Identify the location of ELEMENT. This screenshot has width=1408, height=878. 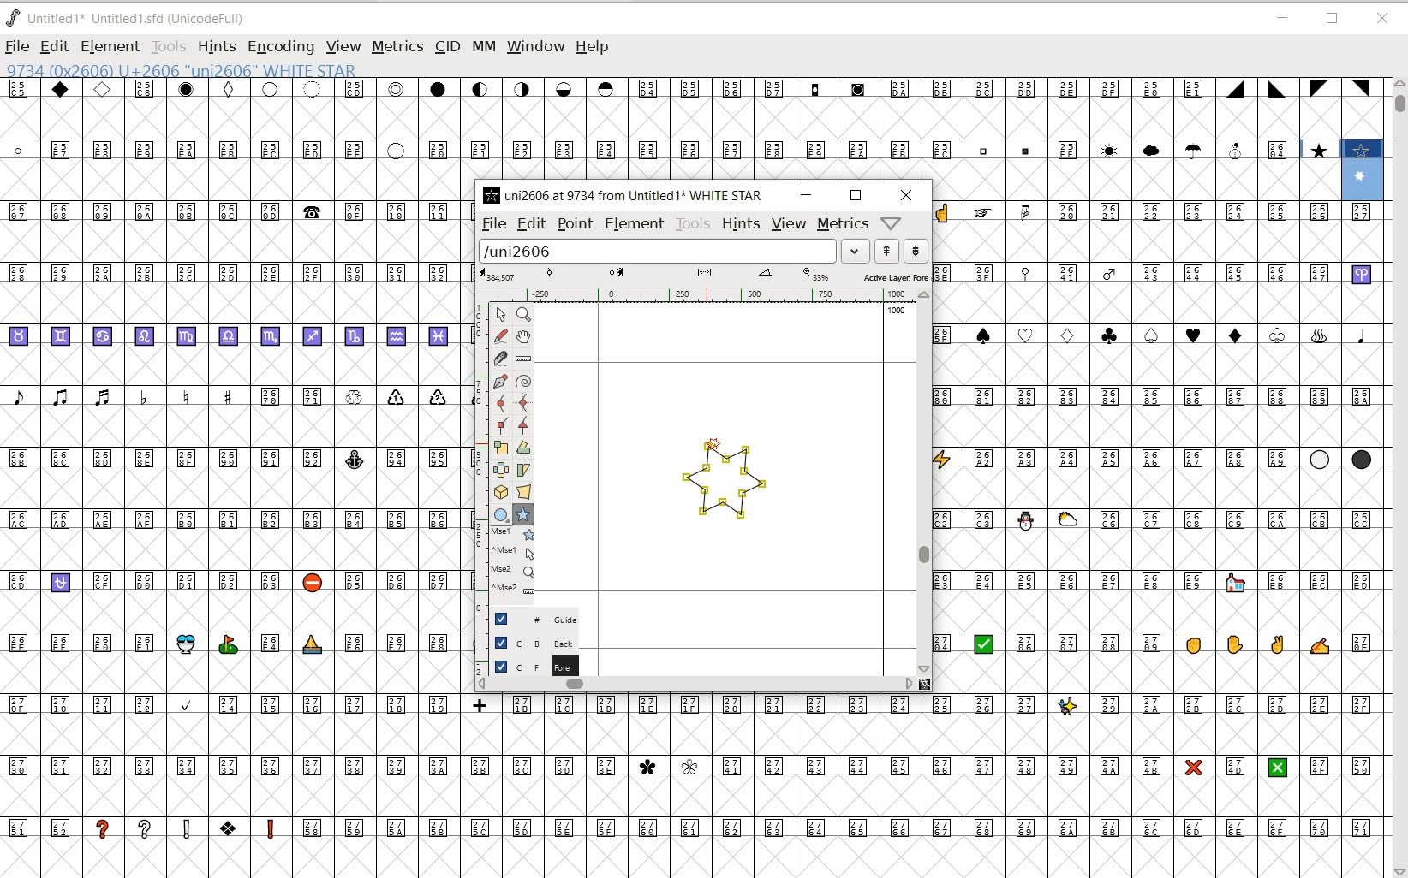
(634, 226).